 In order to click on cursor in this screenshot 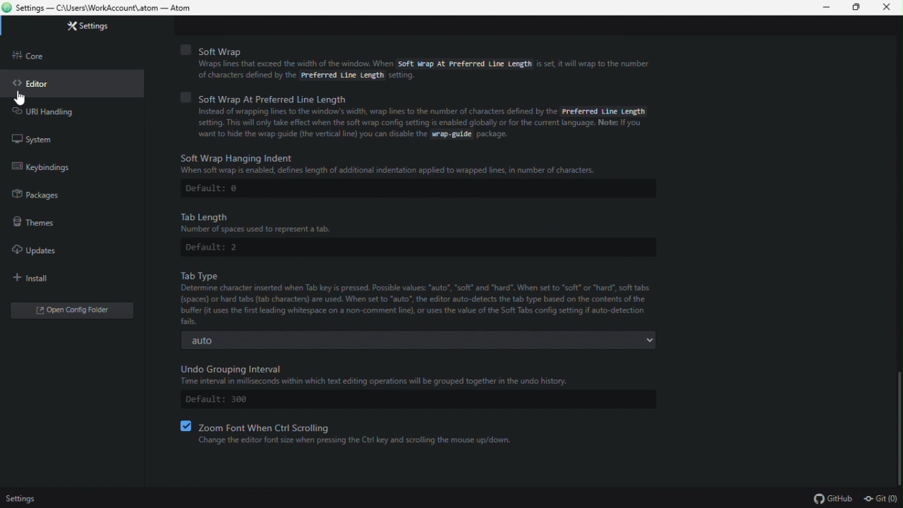, I will do `click(19, 100)`.